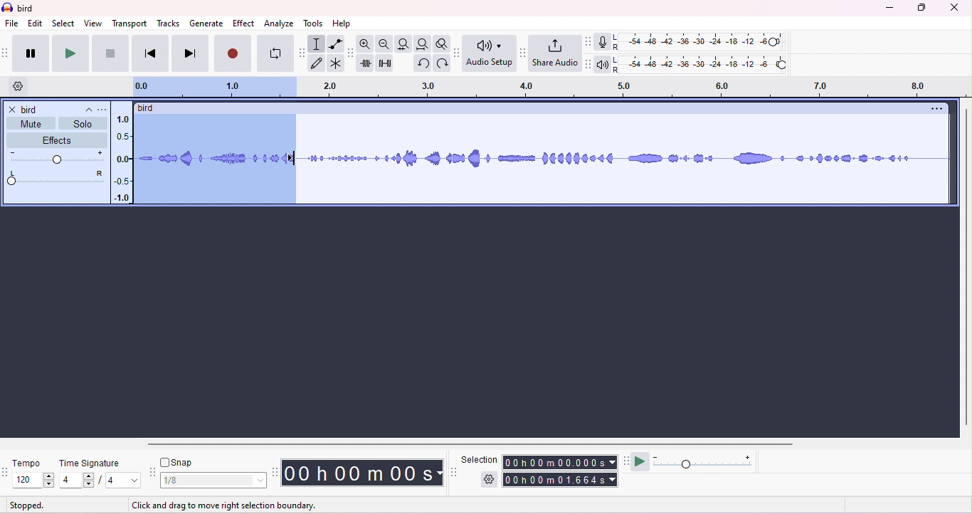 The width and height of the screenshot is (972, 514). I want to click on time signature toolbar, so click(6, 469).